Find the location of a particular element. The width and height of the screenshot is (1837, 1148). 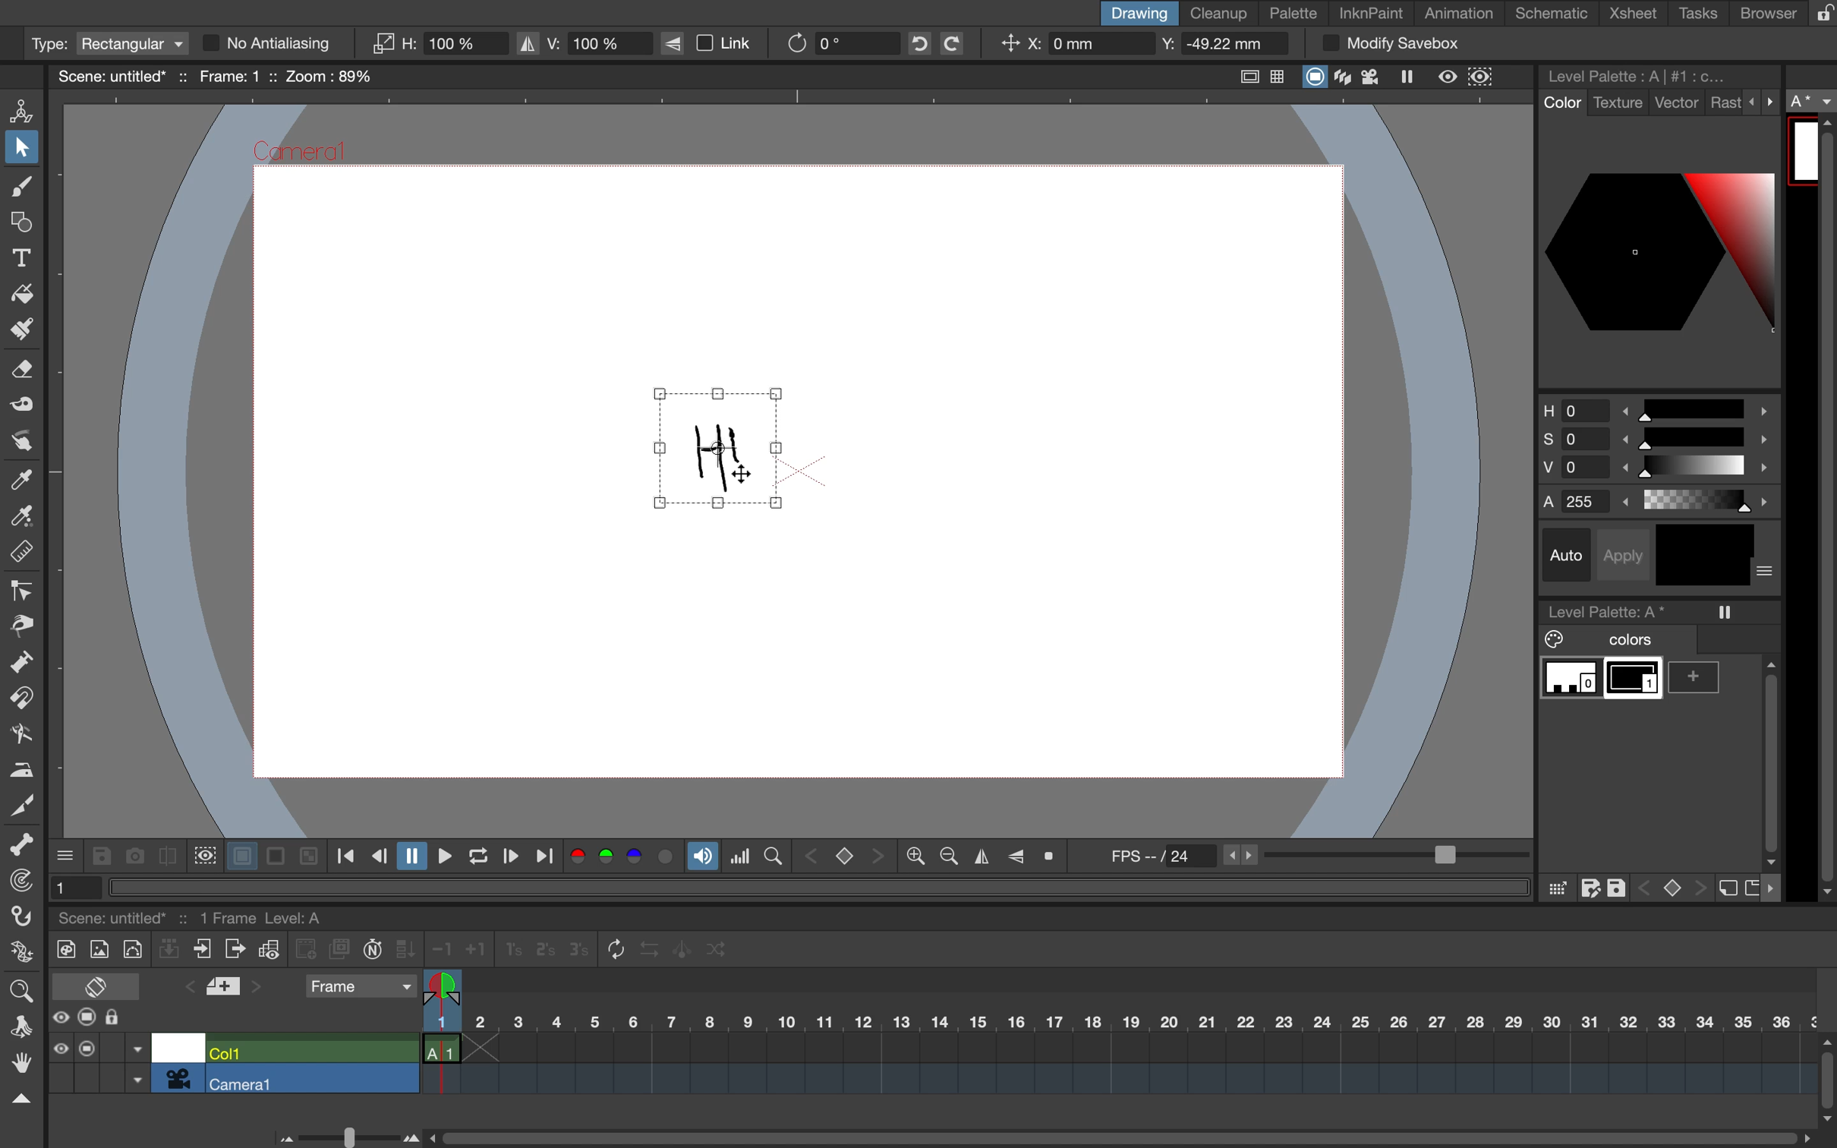

new page is located at coordinates (1751, 886).